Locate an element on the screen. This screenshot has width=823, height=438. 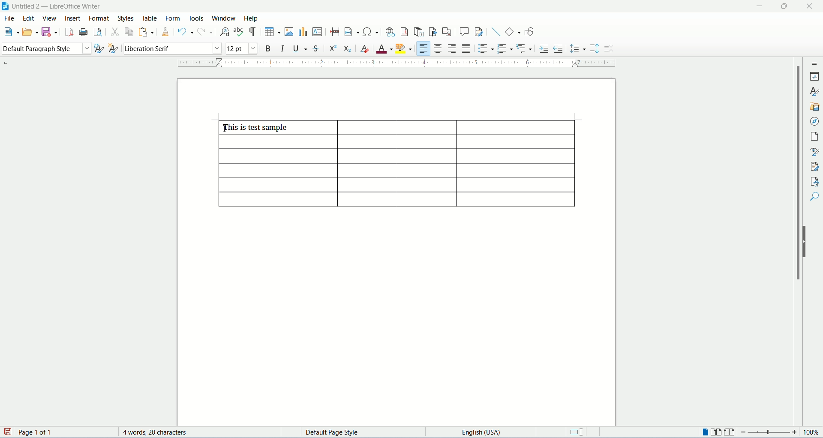
properties is located at coordinates (815, 77).